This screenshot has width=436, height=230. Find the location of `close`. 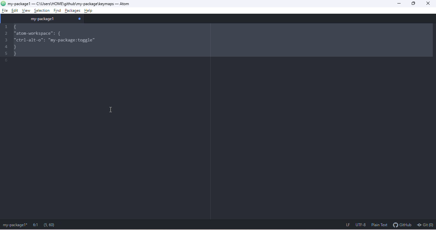

close is located at coordinates (430, 4).